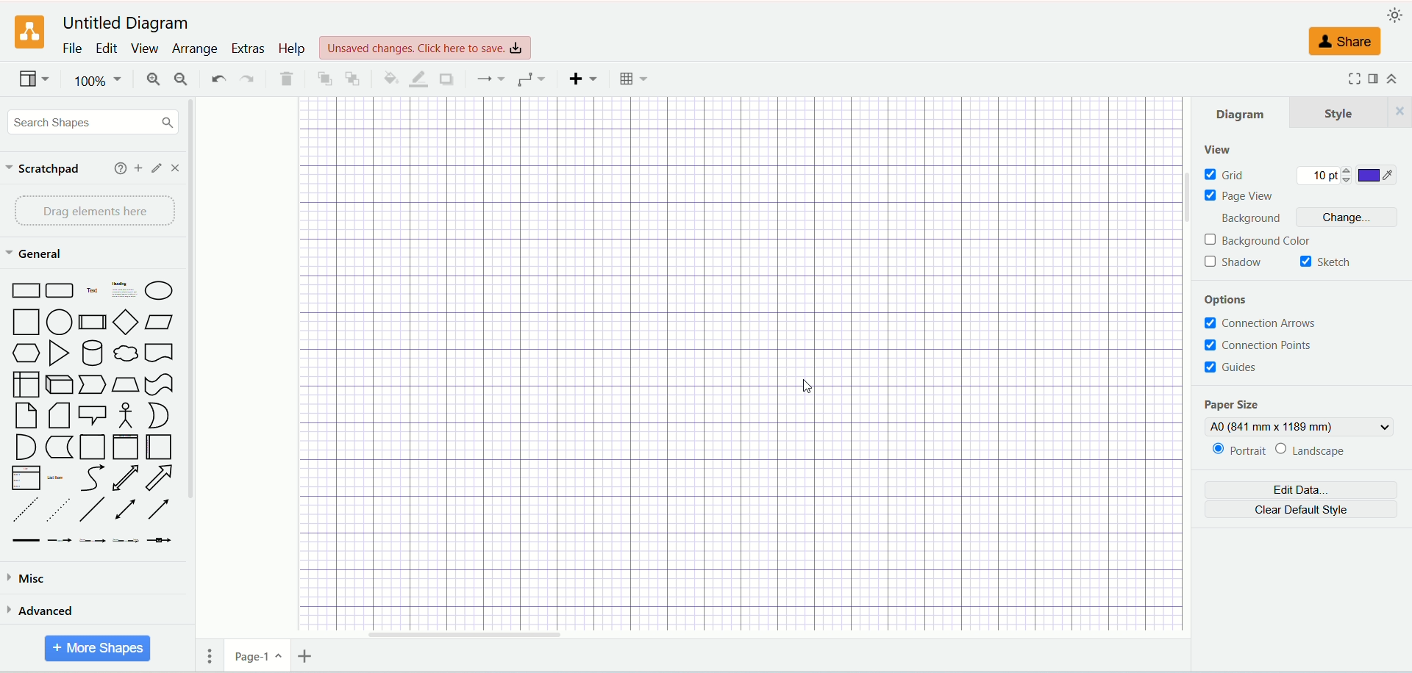 The width and height of the screenshot is (1412, 673). Describe the element at coordinates (687, 638) in the screenshot. I see `horizontal scroll bar` at that location.